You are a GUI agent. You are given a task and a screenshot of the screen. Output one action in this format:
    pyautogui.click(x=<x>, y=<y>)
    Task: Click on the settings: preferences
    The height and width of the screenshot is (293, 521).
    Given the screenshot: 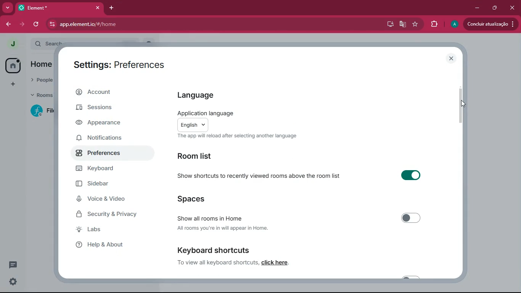 What is the action you would take?
    pyautogui.click(x=121, y=65)
    